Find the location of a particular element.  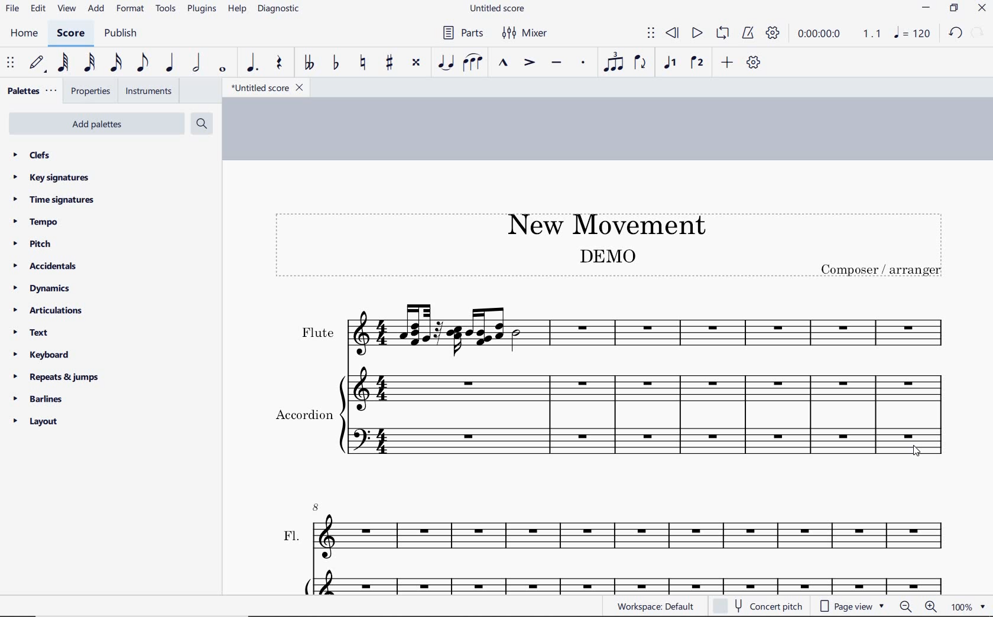

tie is located at coordinates (447, 63).